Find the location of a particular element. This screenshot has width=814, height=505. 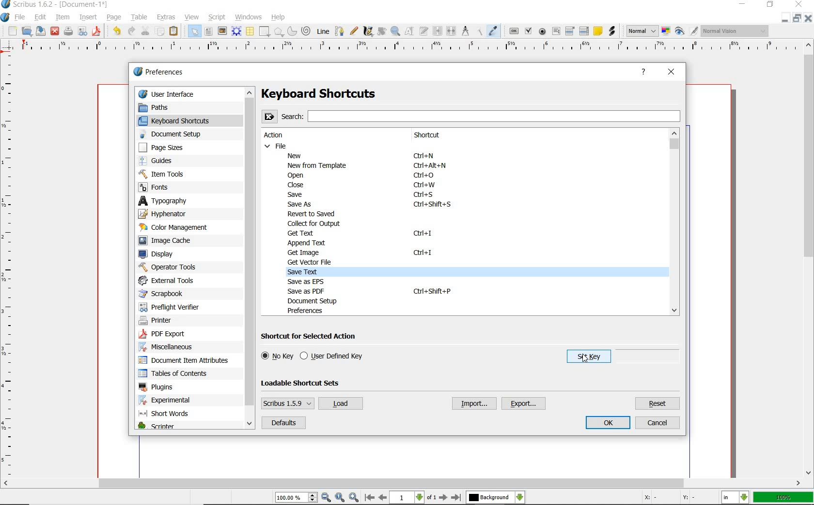

shortcut for selected action is located at coordinates (312, 337).